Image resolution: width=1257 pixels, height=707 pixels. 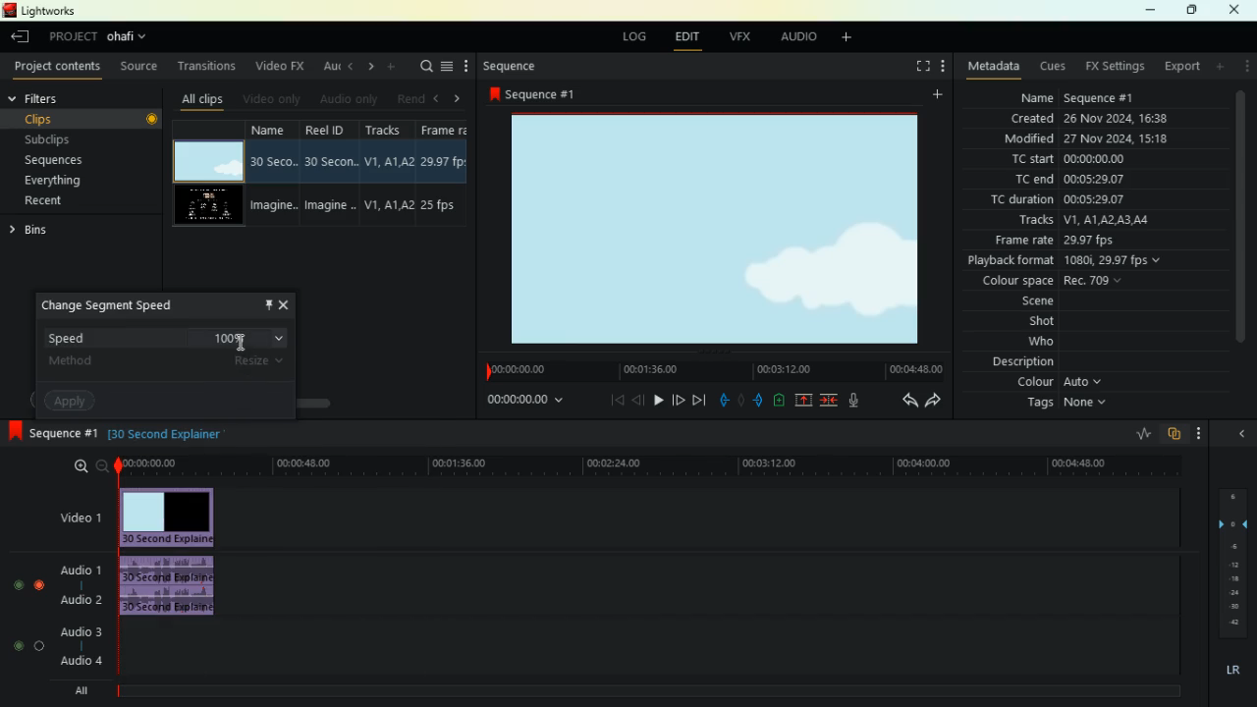 What do you see at coordinates (1092, 158) in the screenshot?
I see `tc start` at bounding box center [1092, 158].